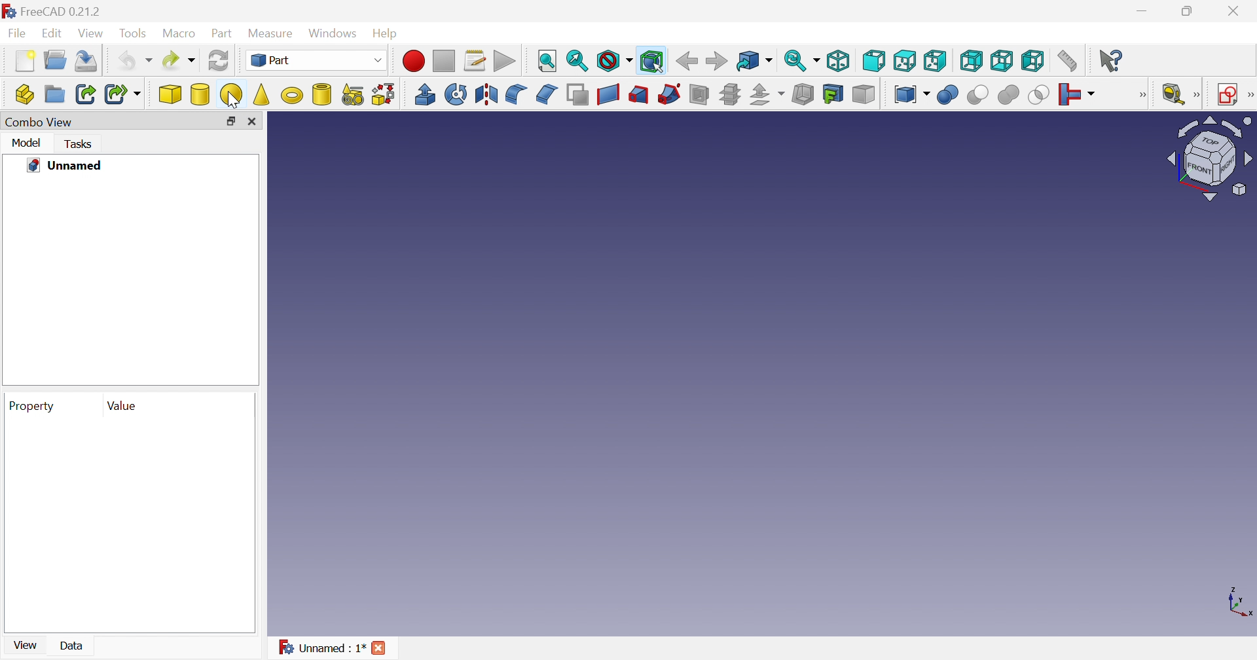 Image resolution: width=1257 pixels, height=660 pixels. I want to click on Help, so click(387, 33).